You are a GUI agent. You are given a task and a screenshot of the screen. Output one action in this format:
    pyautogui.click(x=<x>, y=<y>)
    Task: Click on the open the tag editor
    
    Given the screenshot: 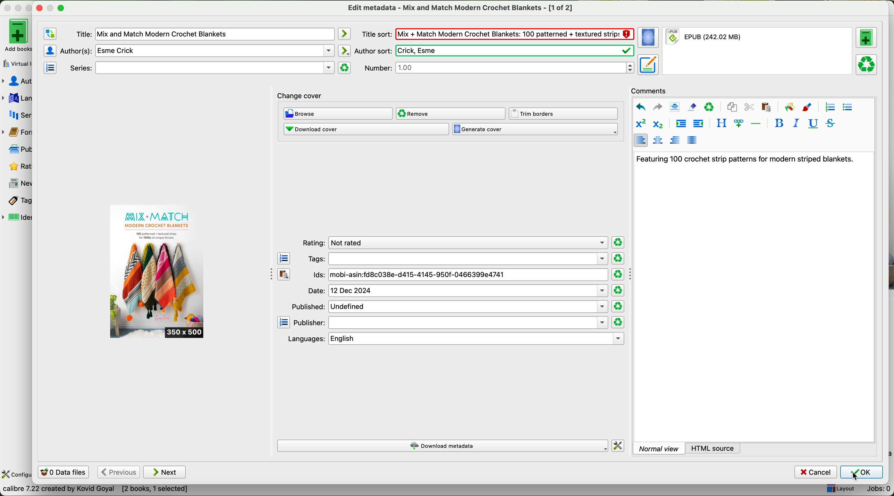 What is the action you would take?
    pyautogui.click(x=284, y=259)
    